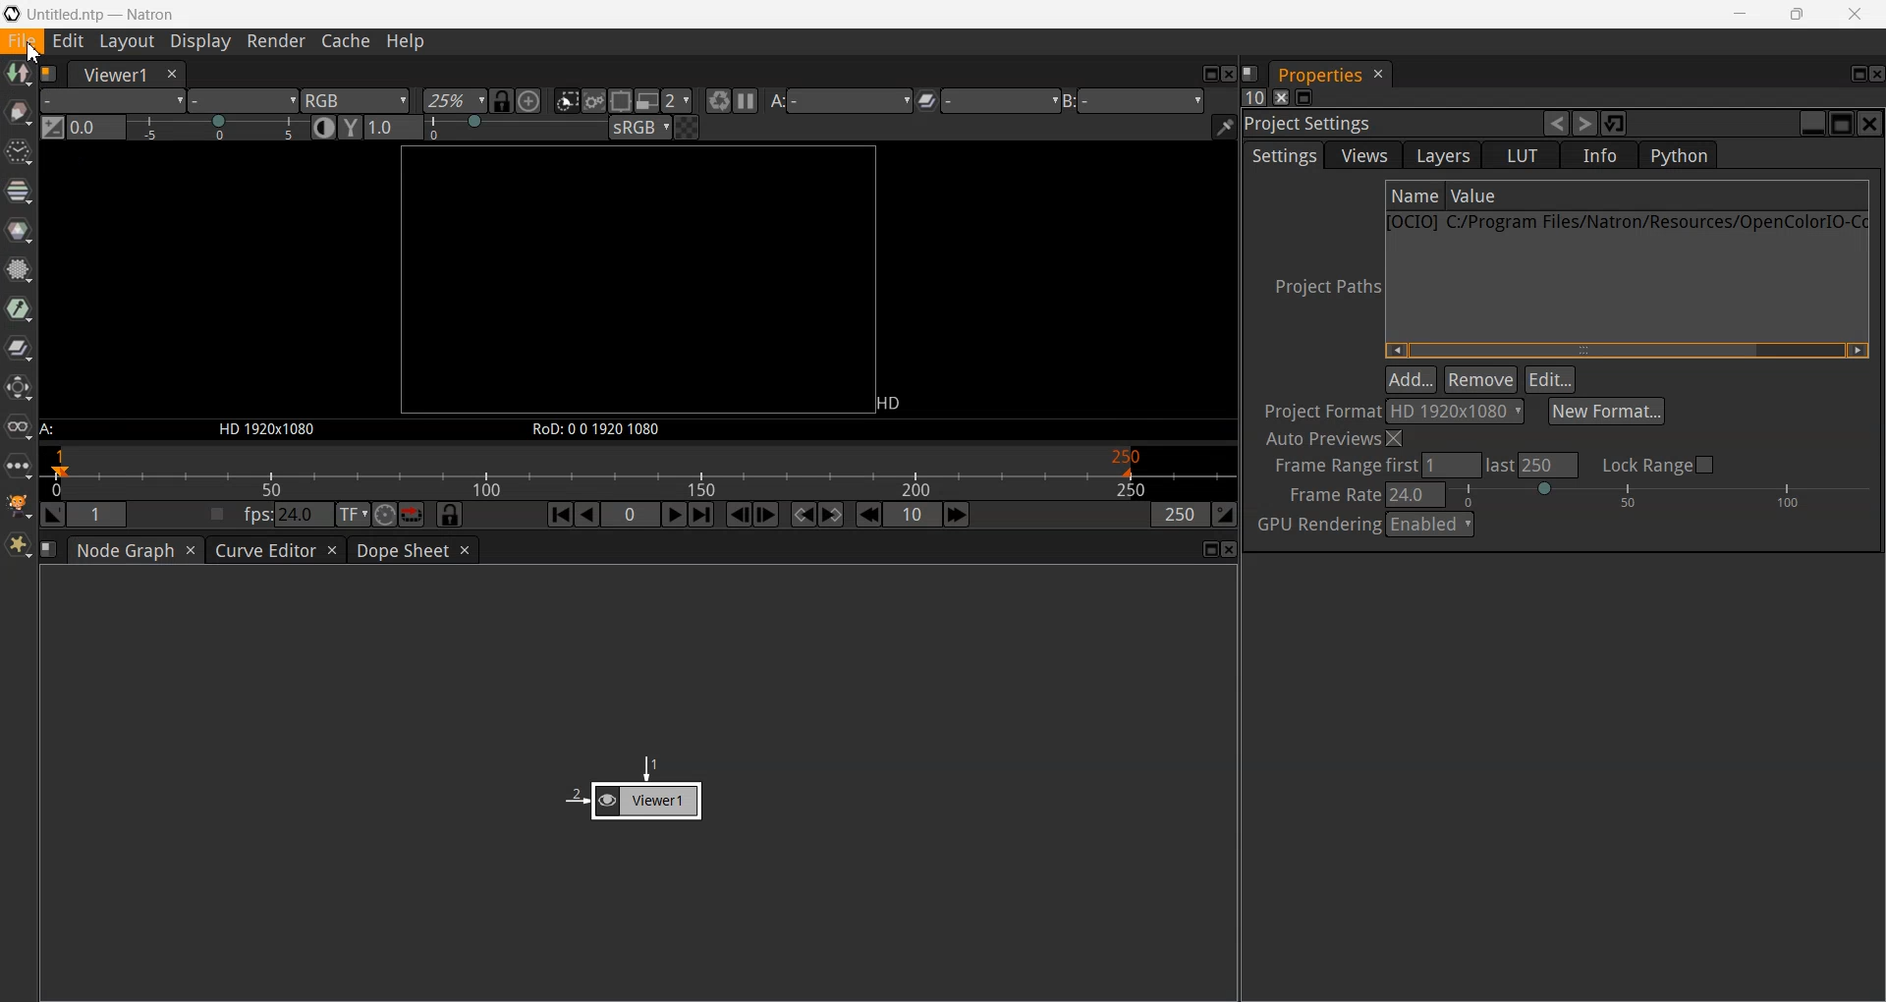 Image resolution: width=1886 pixels, height=1002 pixels. Describe the element at coordinates (637, 292) in the screenshot. I see `Viewer panel` at that location.